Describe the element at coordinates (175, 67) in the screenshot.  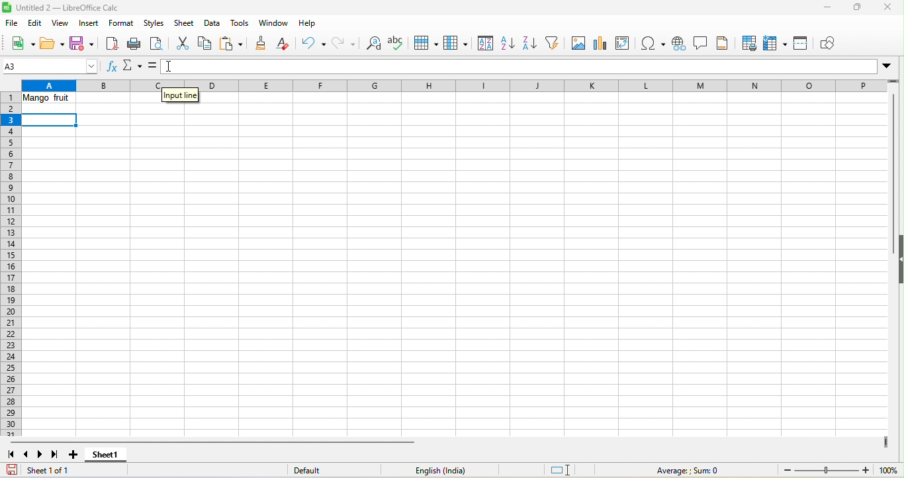
I see `cursor movement` at that location.